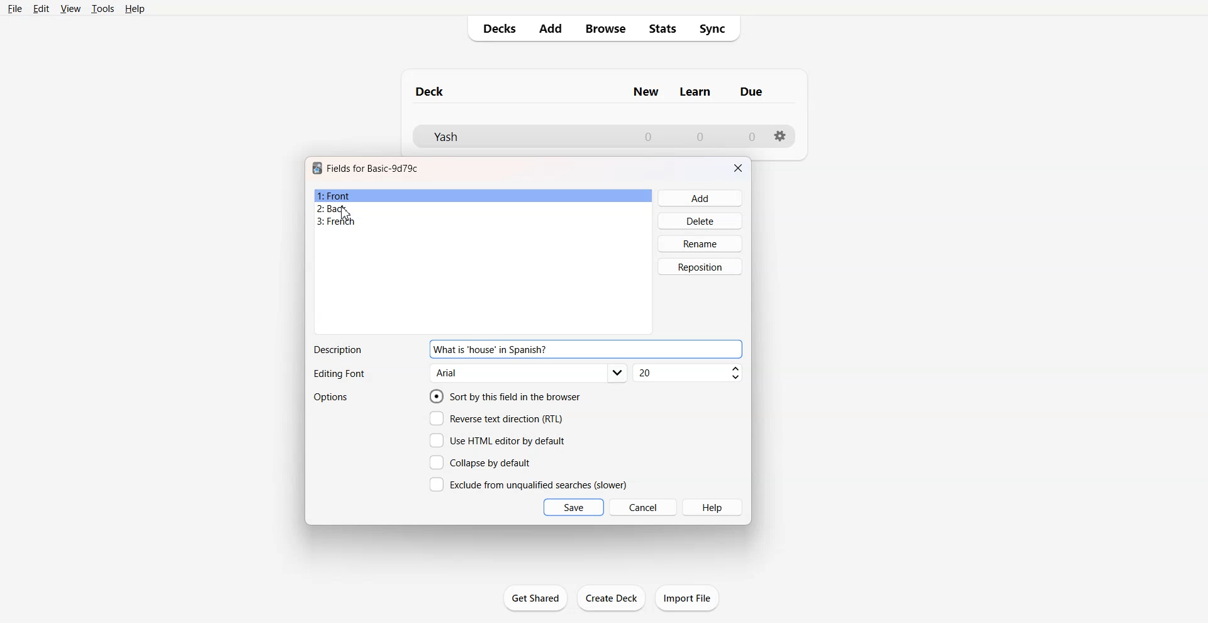  What do you see at coordinates (535, 598) in the screenshot?
I see `Get Shared` at bounding box center [535, 598].